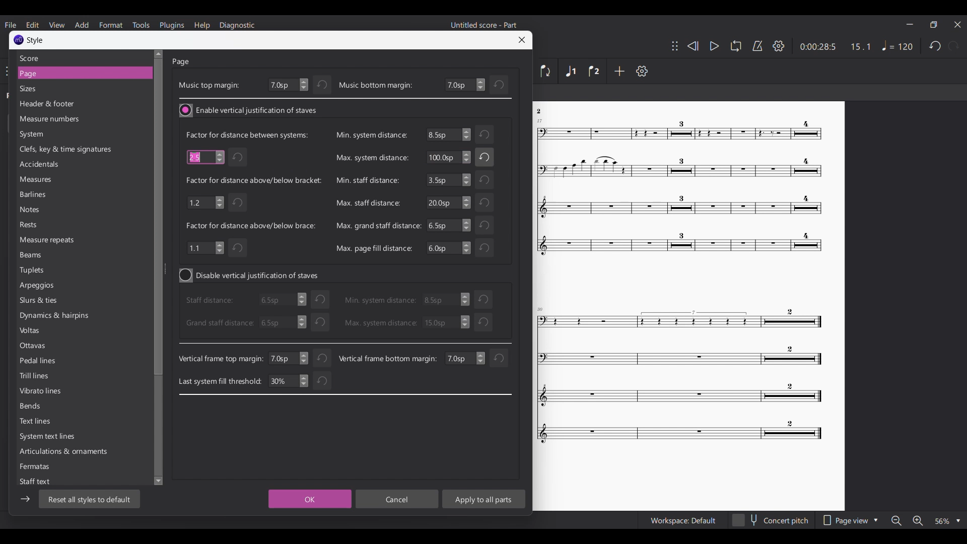 The image size is (967, 544). I want to click on Dynamics & haipins, so click(56, 318).